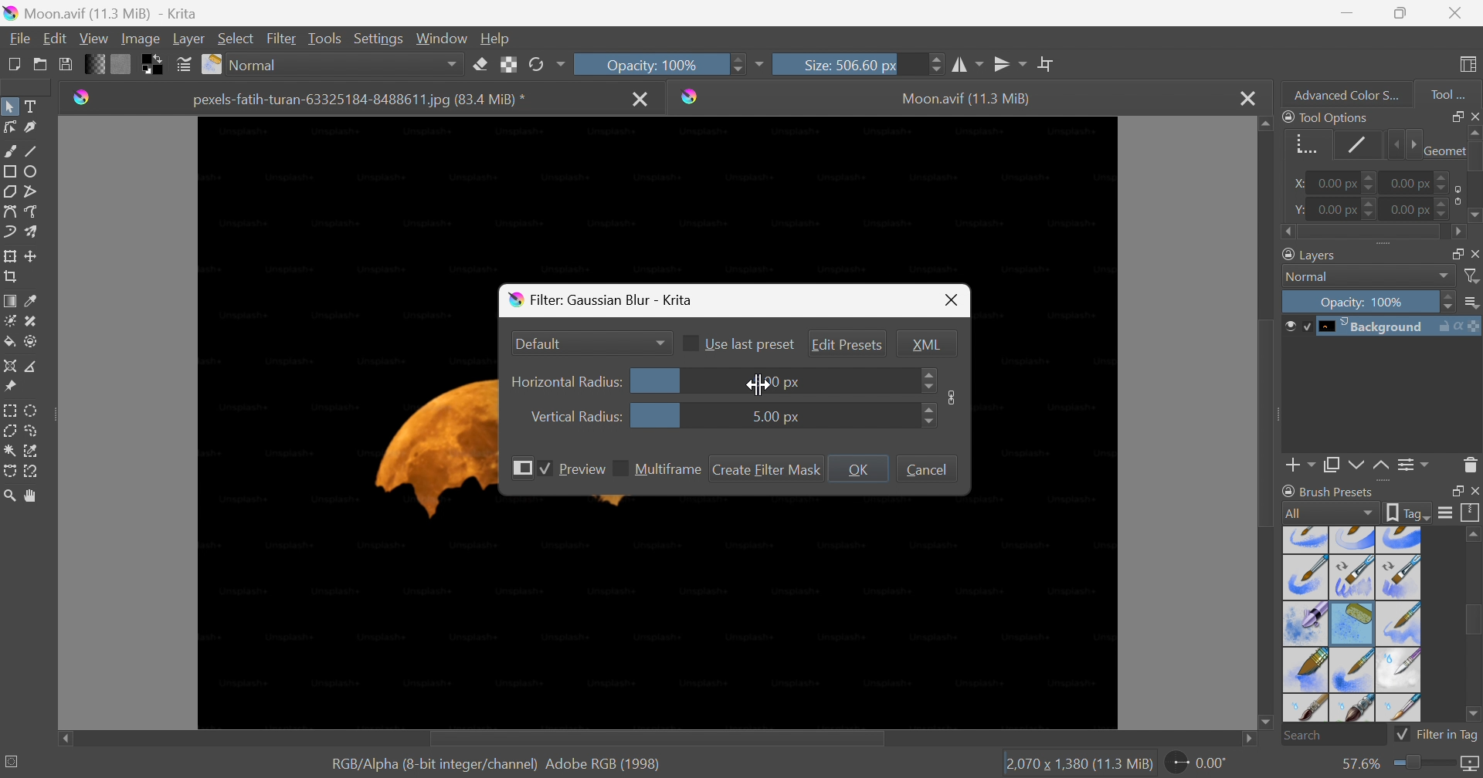 The height and width of the screenshot is (778, 1483). Describe the element at coordinates (93, 63) in the screenshot. I see `Fill gradients` at that location.